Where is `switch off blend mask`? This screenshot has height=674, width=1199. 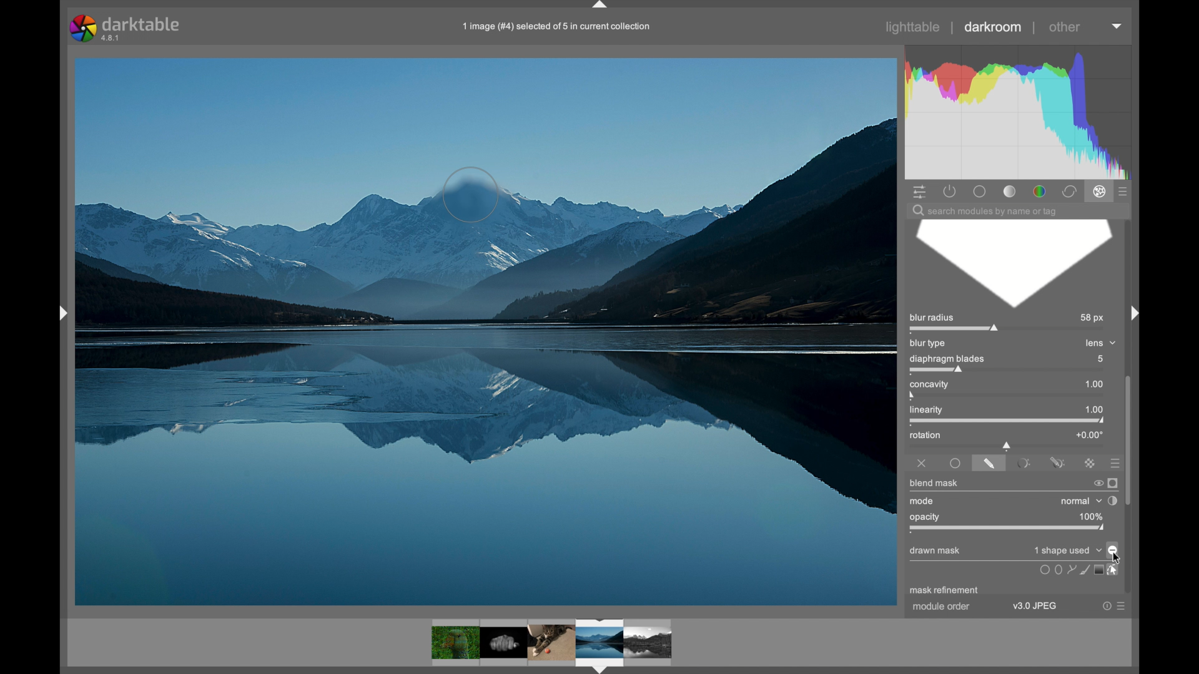
switch off blend mask is located at coordinates (1095, 483).